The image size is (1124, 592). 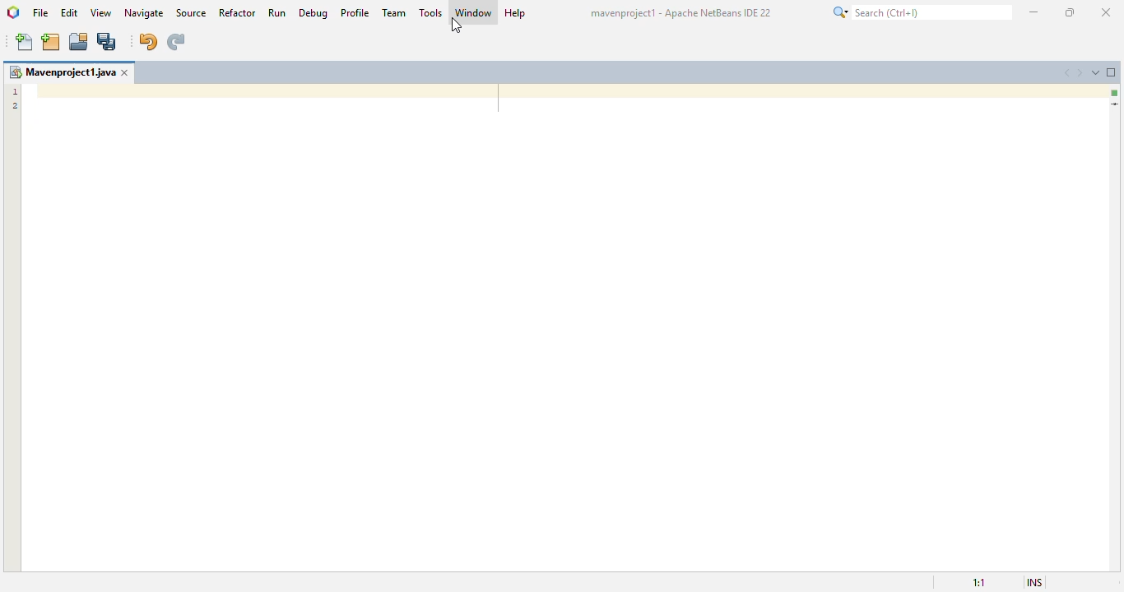 What do you see at coordinates (16, 108) in the screenshot?
I see `2` at bounding box center [16, 108].